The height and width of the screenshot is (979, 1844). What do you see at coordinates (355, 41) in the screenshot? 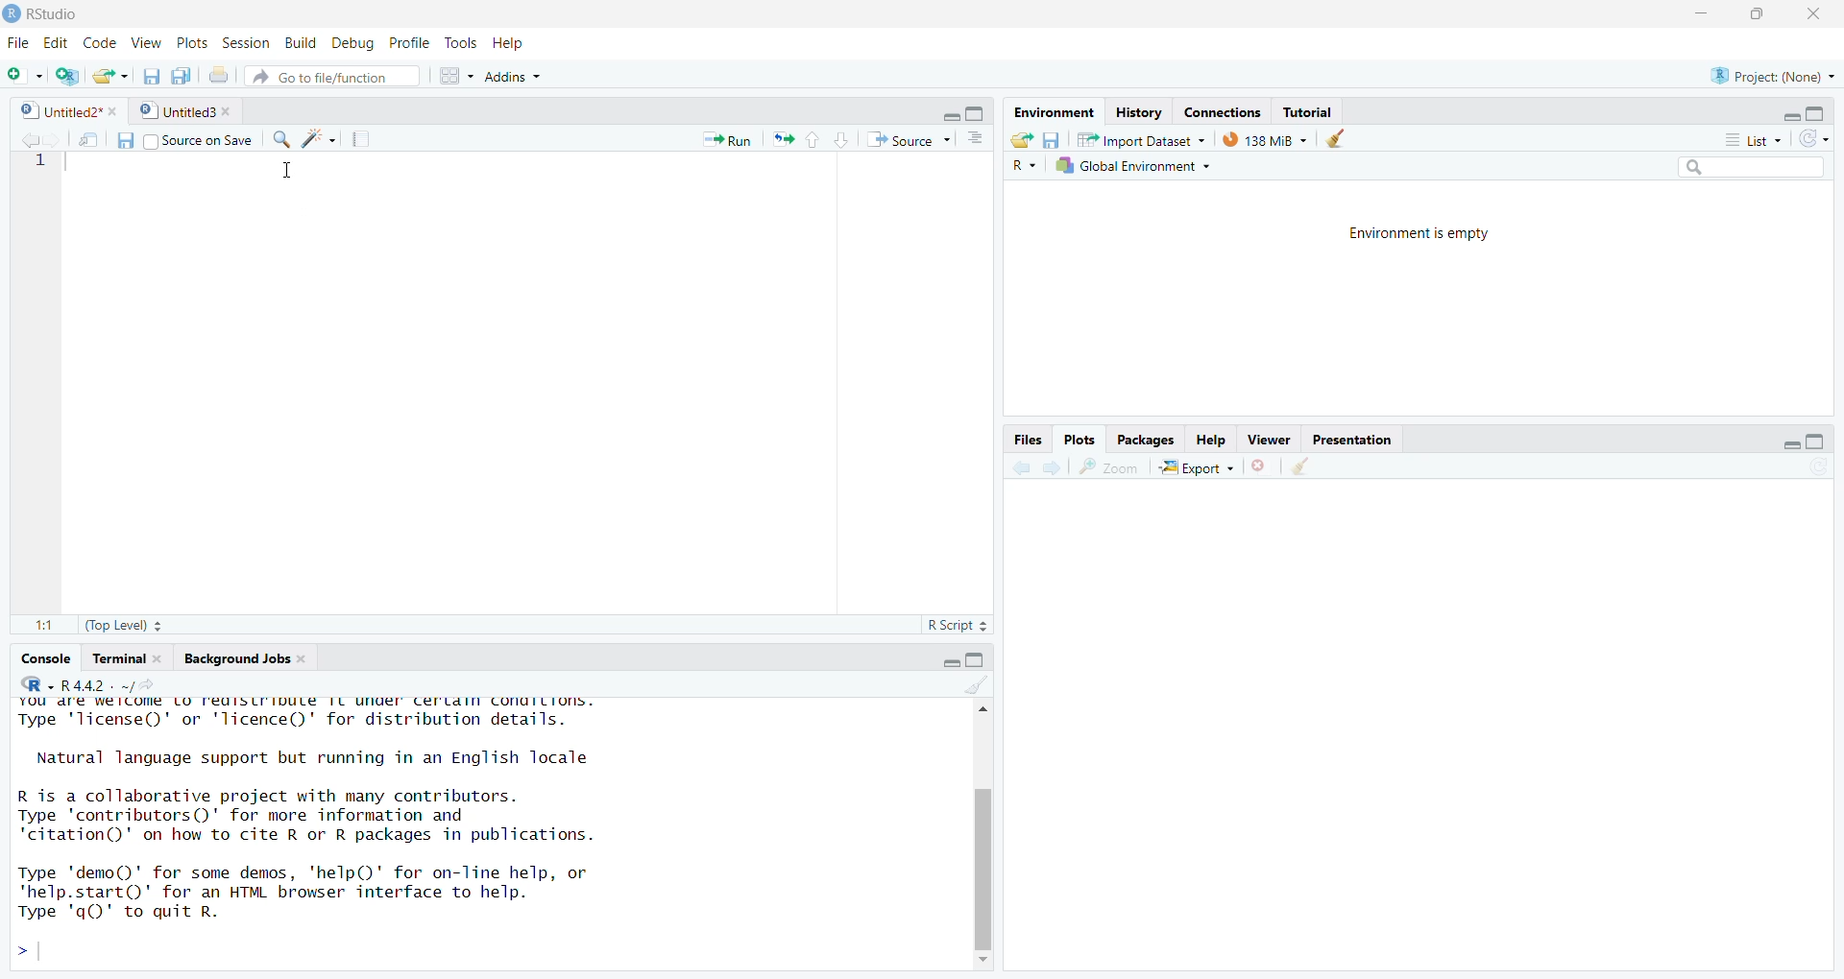
I see `Debug` at bounding box center [355, 41].